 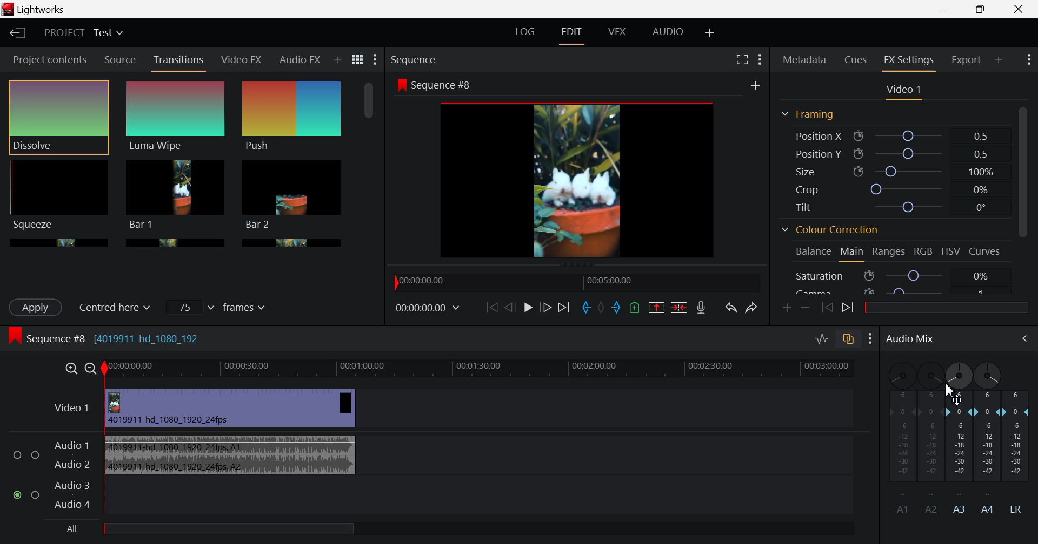 I want to click on Dissolve, so click(x=58, y=118).